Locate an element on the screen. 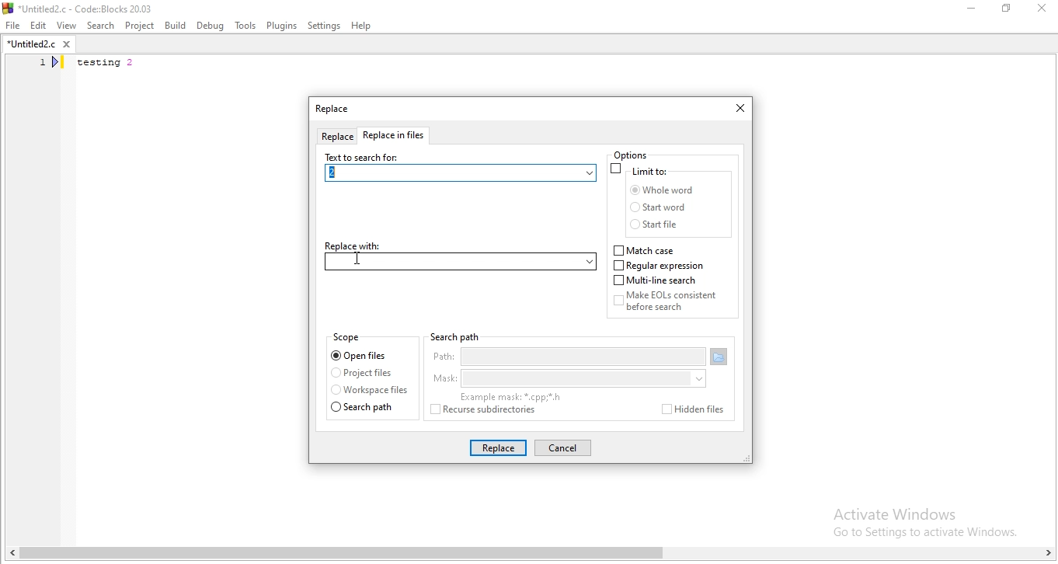 The image size is (1058, 564). Minimise is located at coordinates (971, 11).